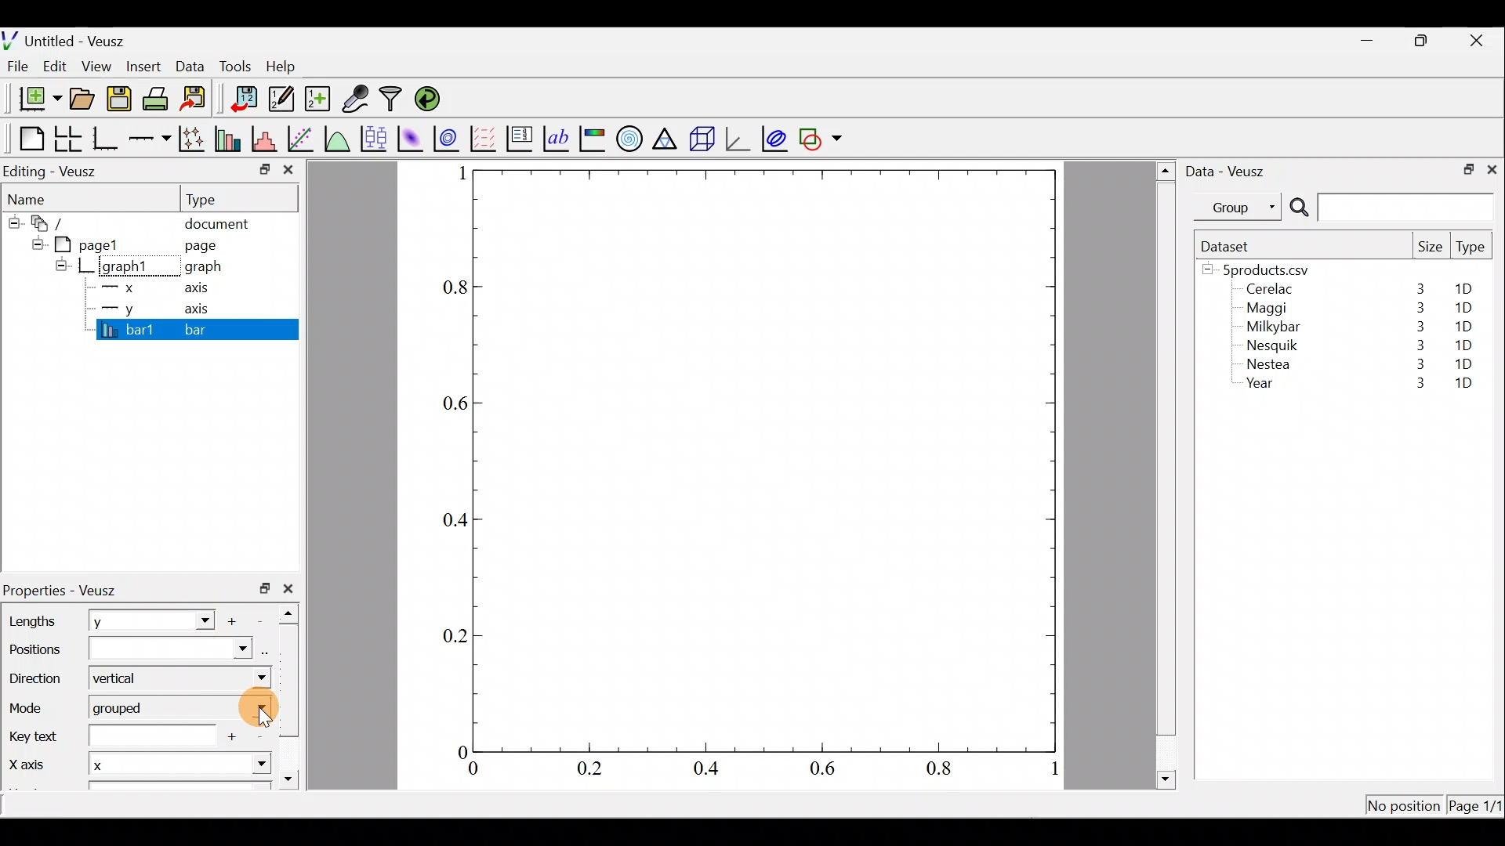  Describe the element at coordinates (1269, 328) in the screenshot. I see `Milkybar` at that location.